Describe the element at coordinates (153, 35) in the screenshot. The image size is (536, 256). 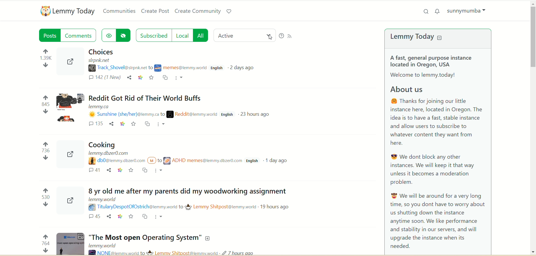
I see `subscribed` at that location.